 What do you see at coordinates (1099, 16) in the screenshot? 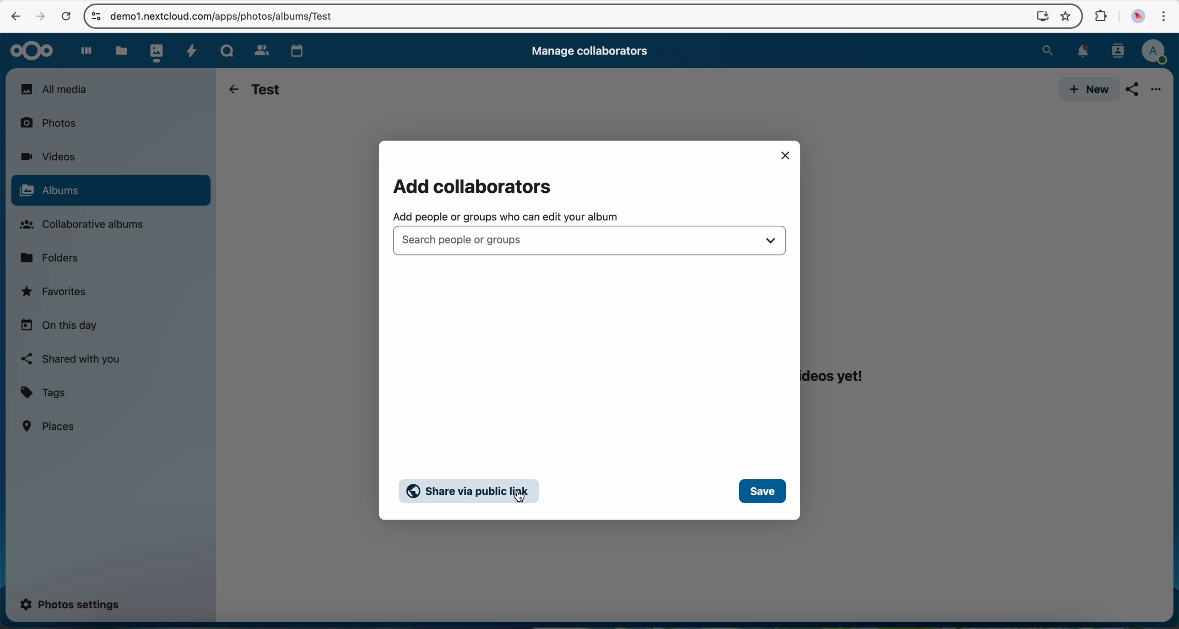
I see `extensions` at bounding box center [1099, 16].